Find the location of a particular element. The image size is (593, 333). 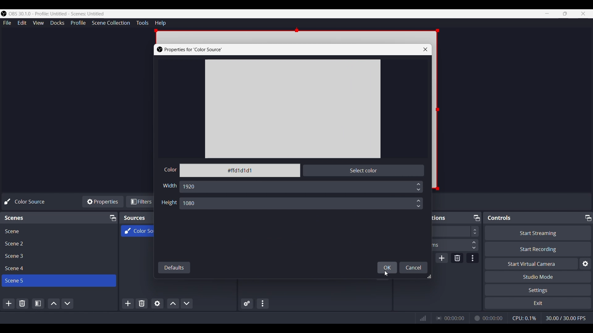

Scene File is located at coordinates (57, 256).